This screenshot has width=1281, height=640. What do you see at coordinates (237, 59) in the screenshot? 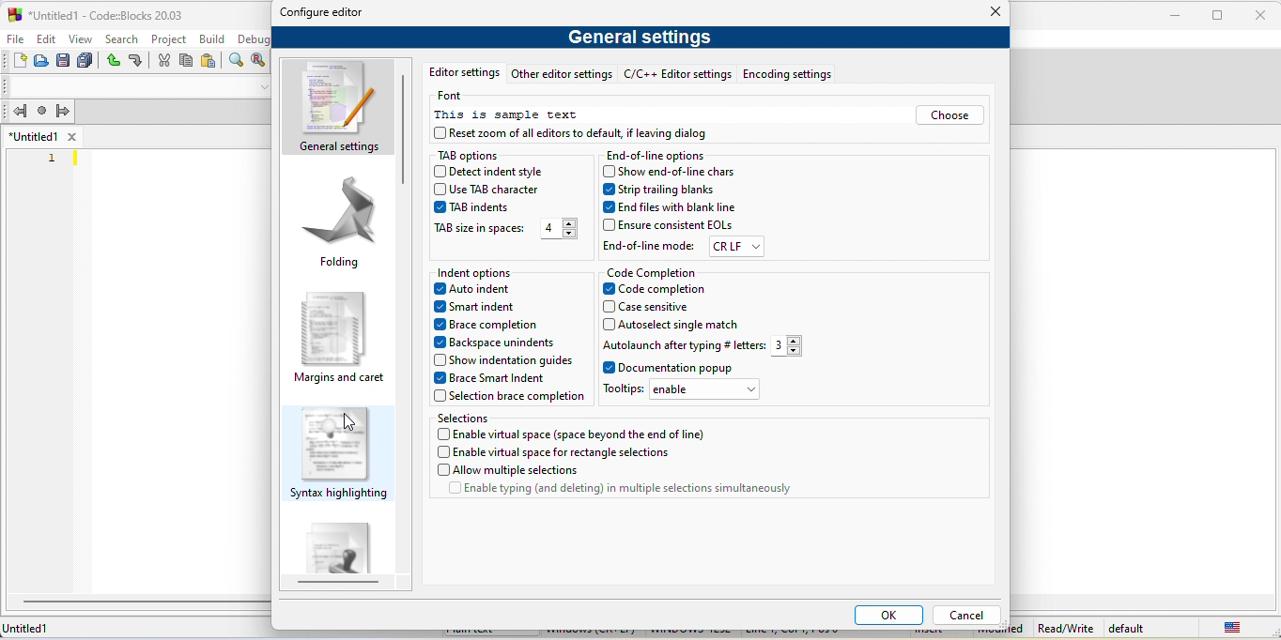
I see `find` at bounding box center [237, 59].